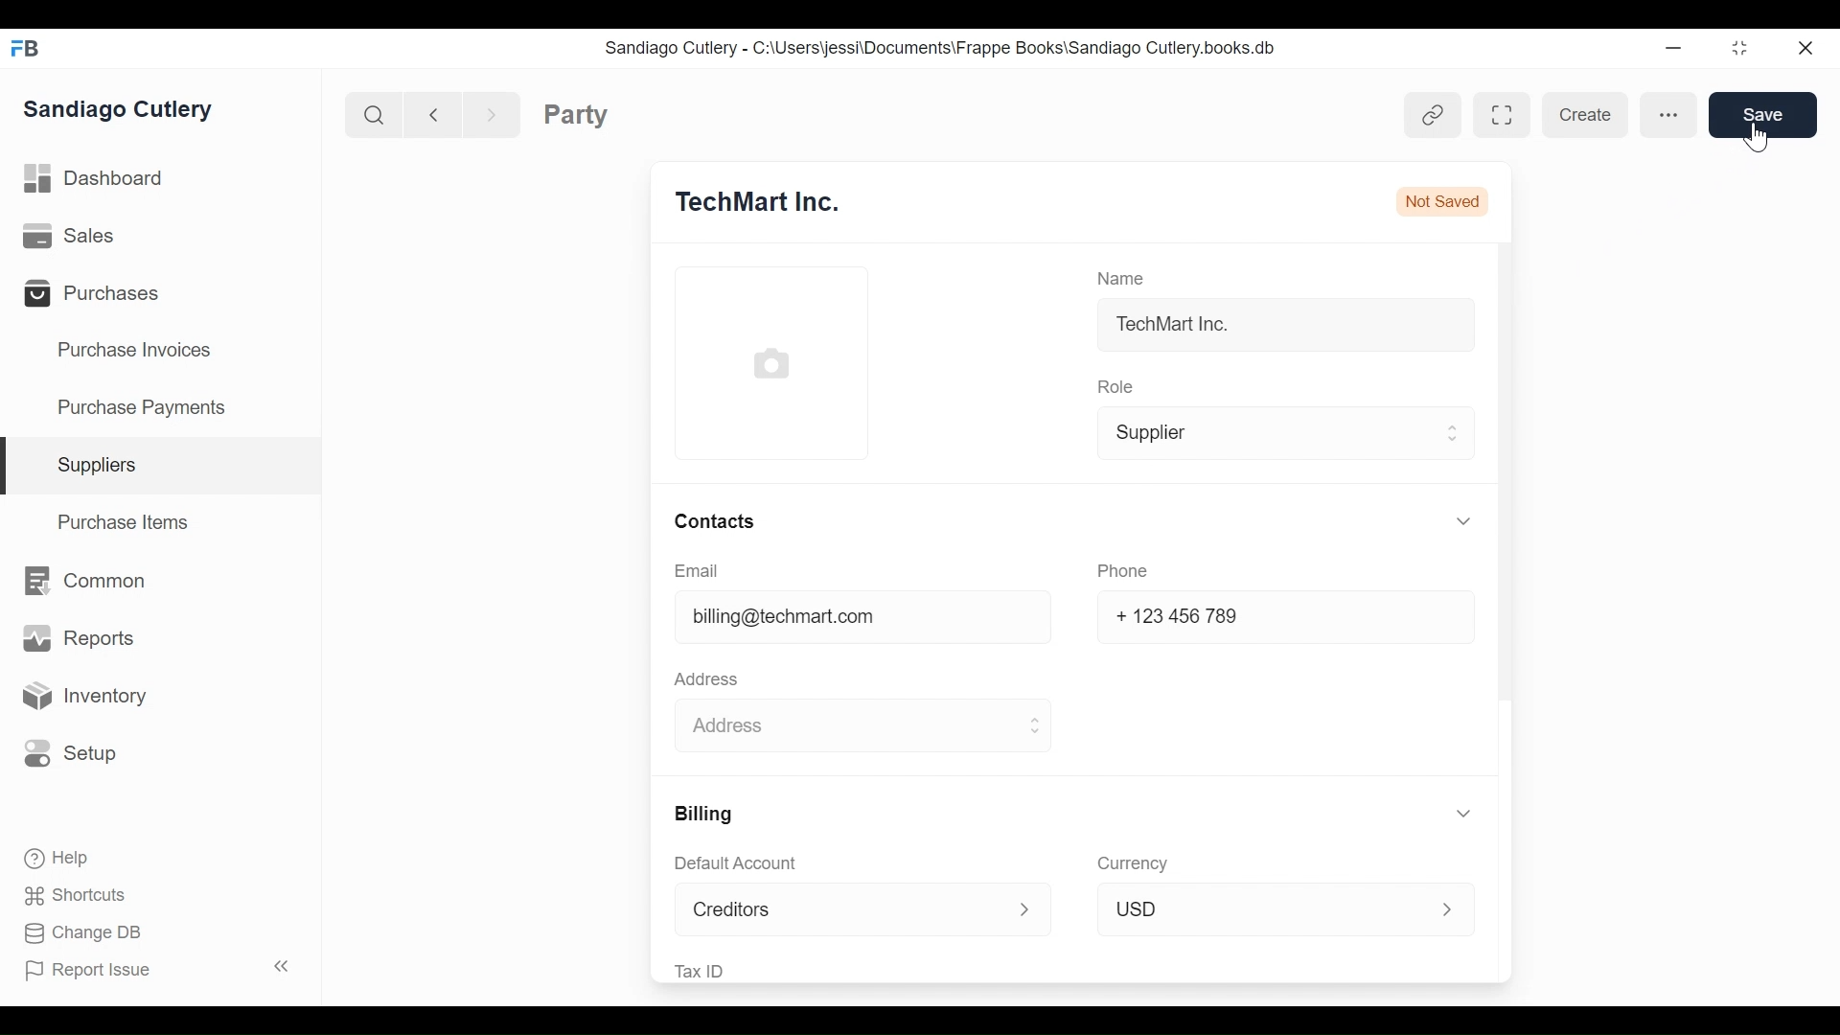 Image resolution: width=1840 pixels, height=1035 pixels. Describe the element at coordinates (1434, 115) in the screenshot. I see `link` at that location.